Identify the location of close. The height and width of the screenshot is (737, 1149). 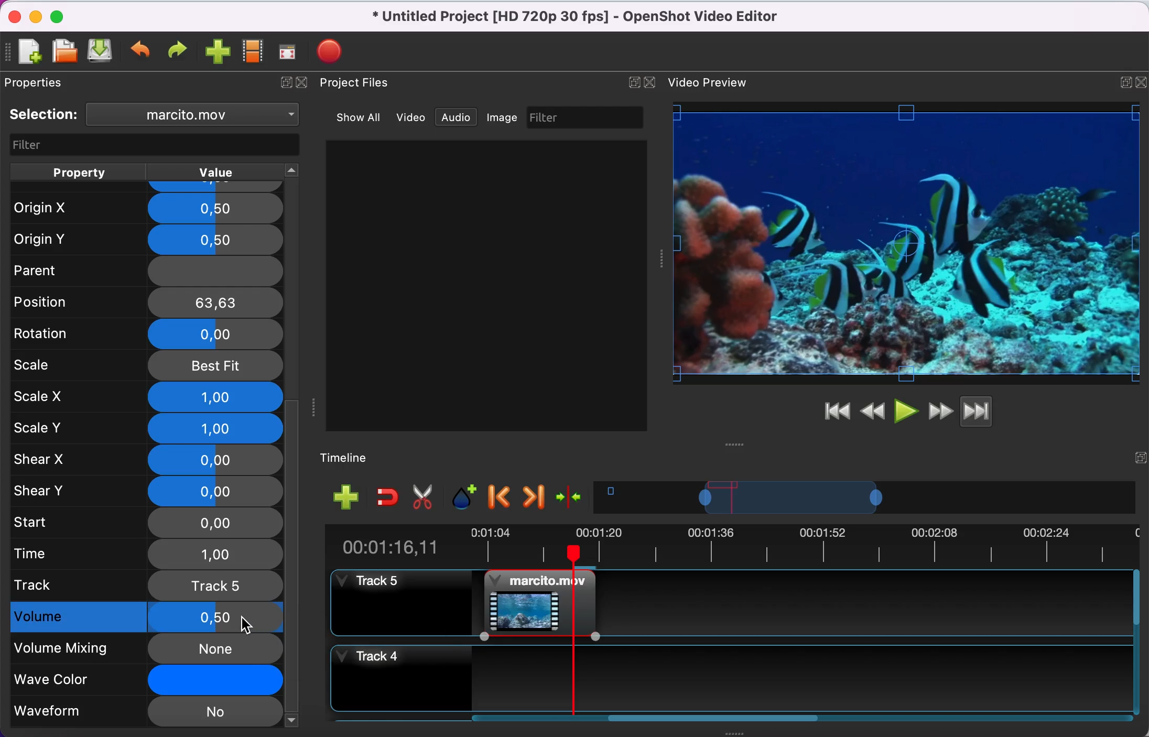
(306, 86).